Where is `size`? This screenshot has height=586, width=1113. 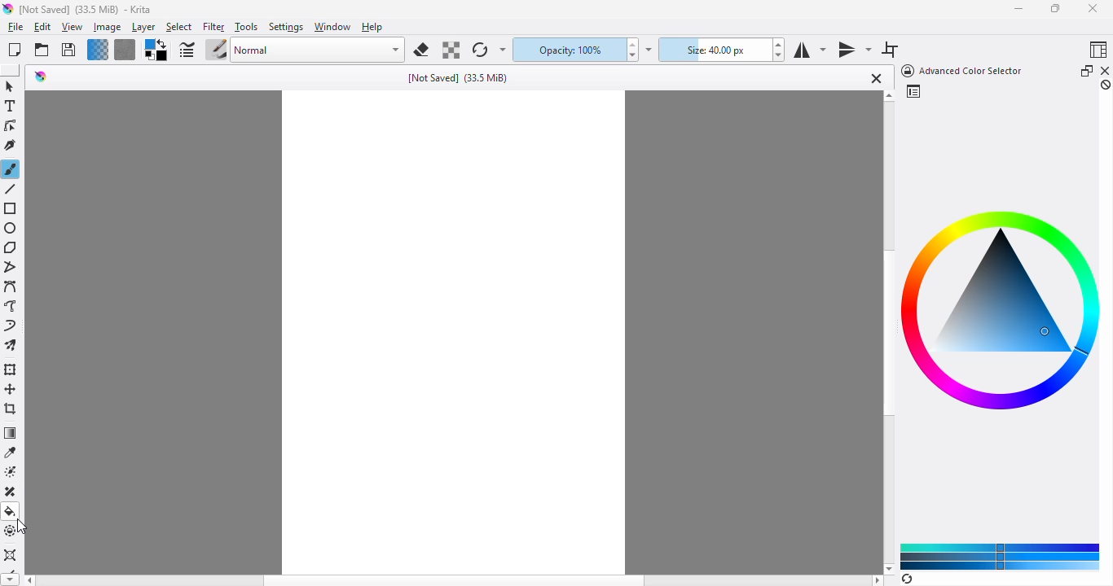
size is located at coordinates (713, 50).